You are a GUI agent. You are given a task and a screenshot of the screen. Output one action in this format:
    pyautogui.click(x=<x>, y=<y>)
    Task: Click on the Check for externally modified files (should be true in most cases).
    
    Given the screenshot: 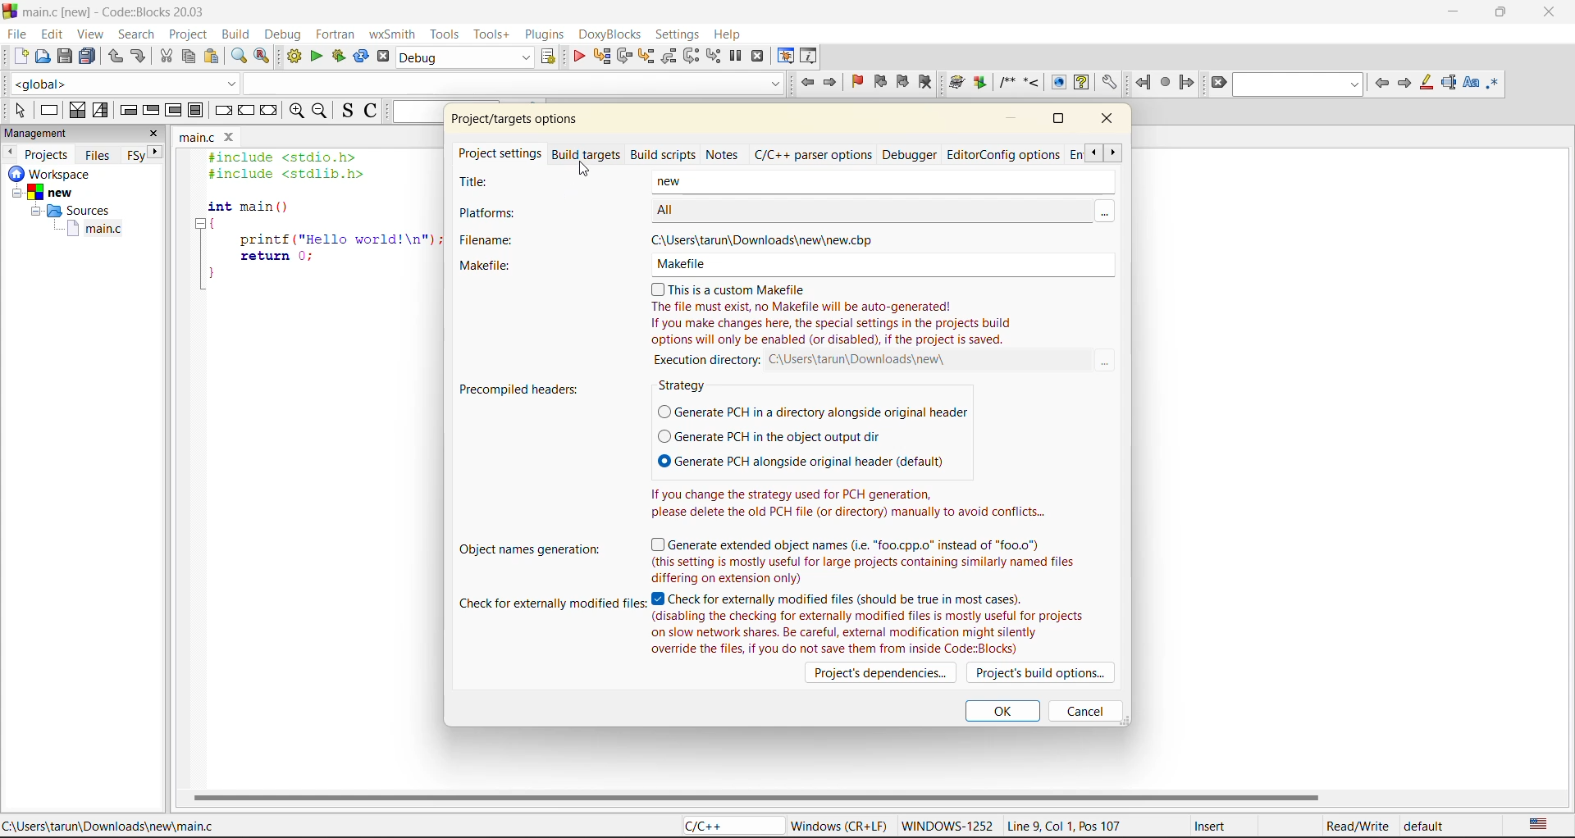 What is the action you would take?
    pyautogui.click(x=845, y=599)
    